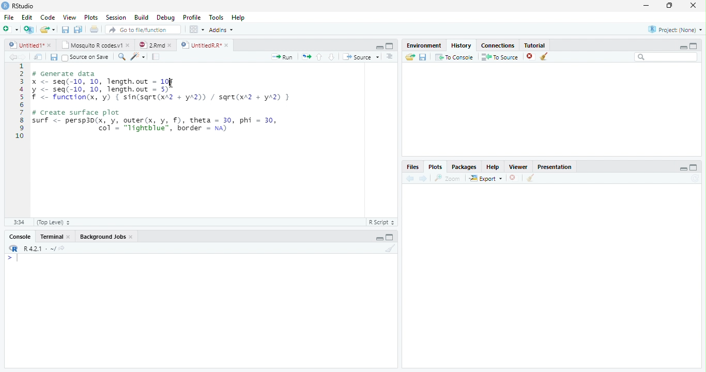 The image size is (706, 372). What do you see at coordinates (319, 57) in the screenshot?
I see `Go to previous section/chunk` at bounding box center [319, 57].